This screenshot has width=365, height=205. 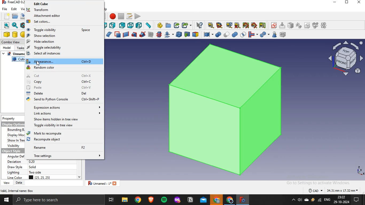 What do you see at coordinates (64, 113) in the screenshot?
I see `link actions` at bounding box center [64, 113].